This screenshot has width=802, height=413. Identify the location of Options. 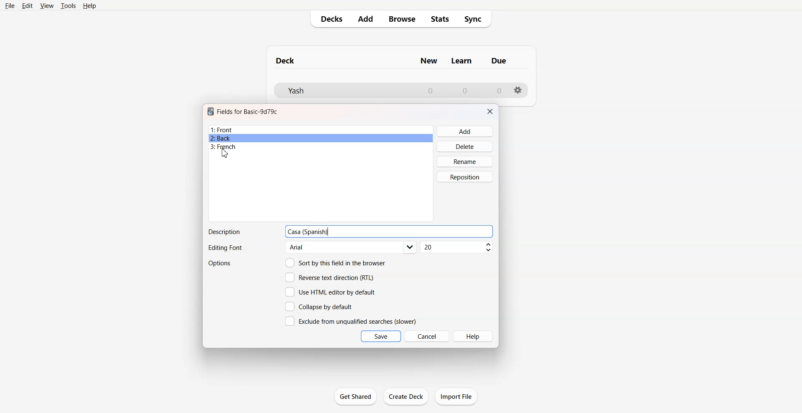
(221, 263).